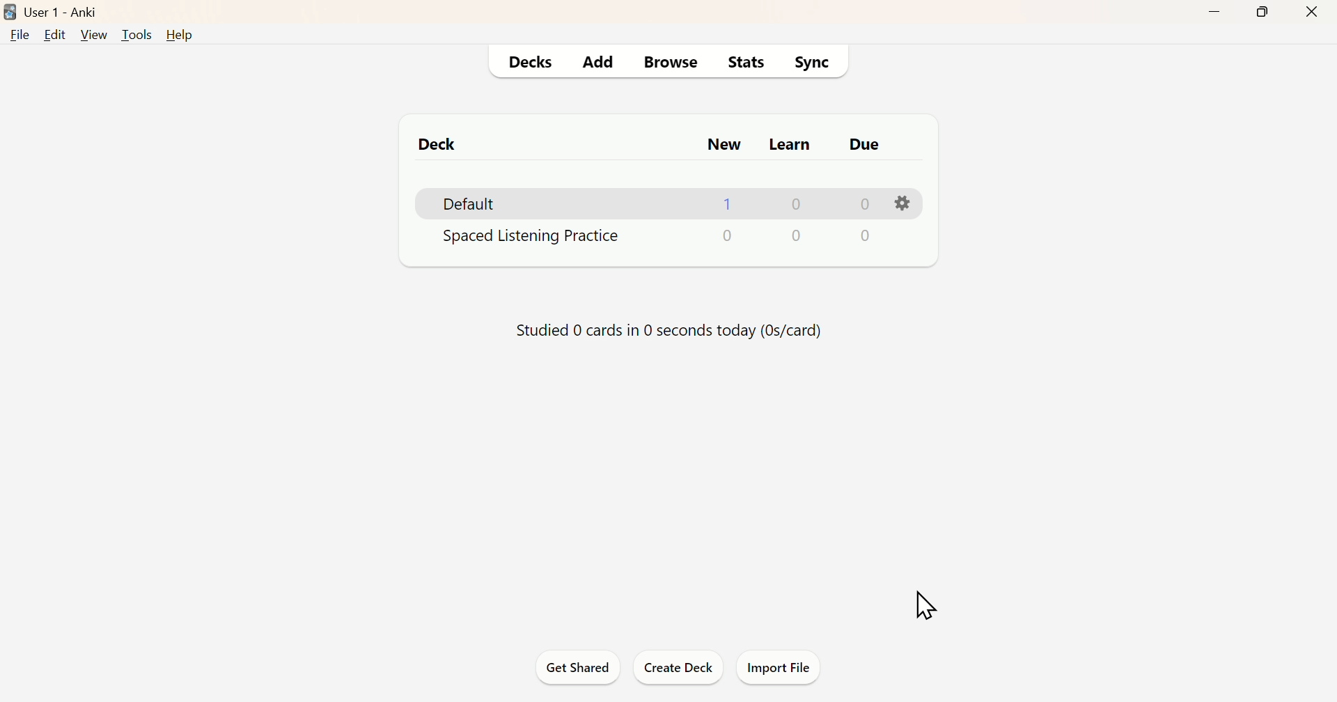  What do you see at coordinates (783, 668) in the screenshot?
I see `Import File` at bounding box center [783, 668].